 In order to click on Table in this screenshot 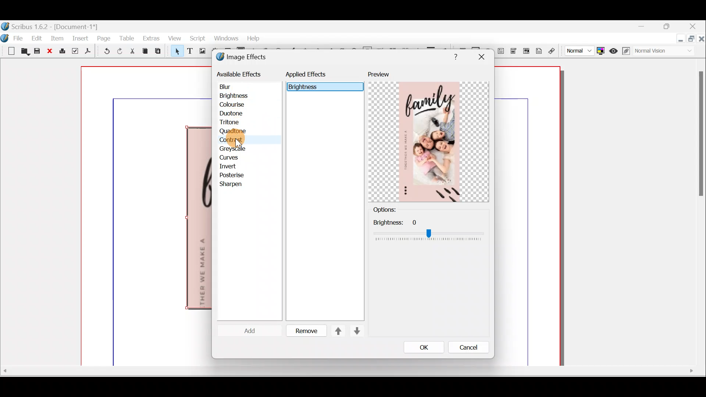, I will do `click(127, 37)`.